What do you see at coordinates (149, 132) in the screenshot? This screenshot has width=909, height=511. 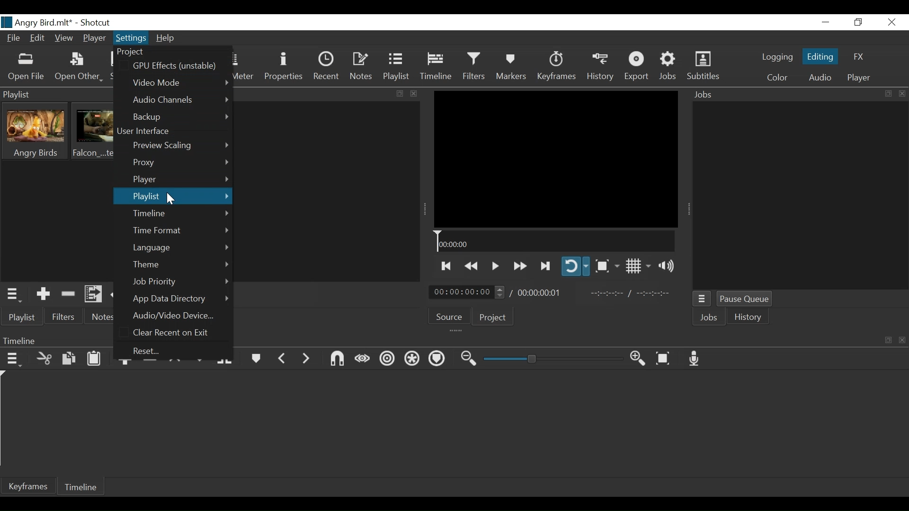 I see `User Interface` at bounding box center [149, 132].